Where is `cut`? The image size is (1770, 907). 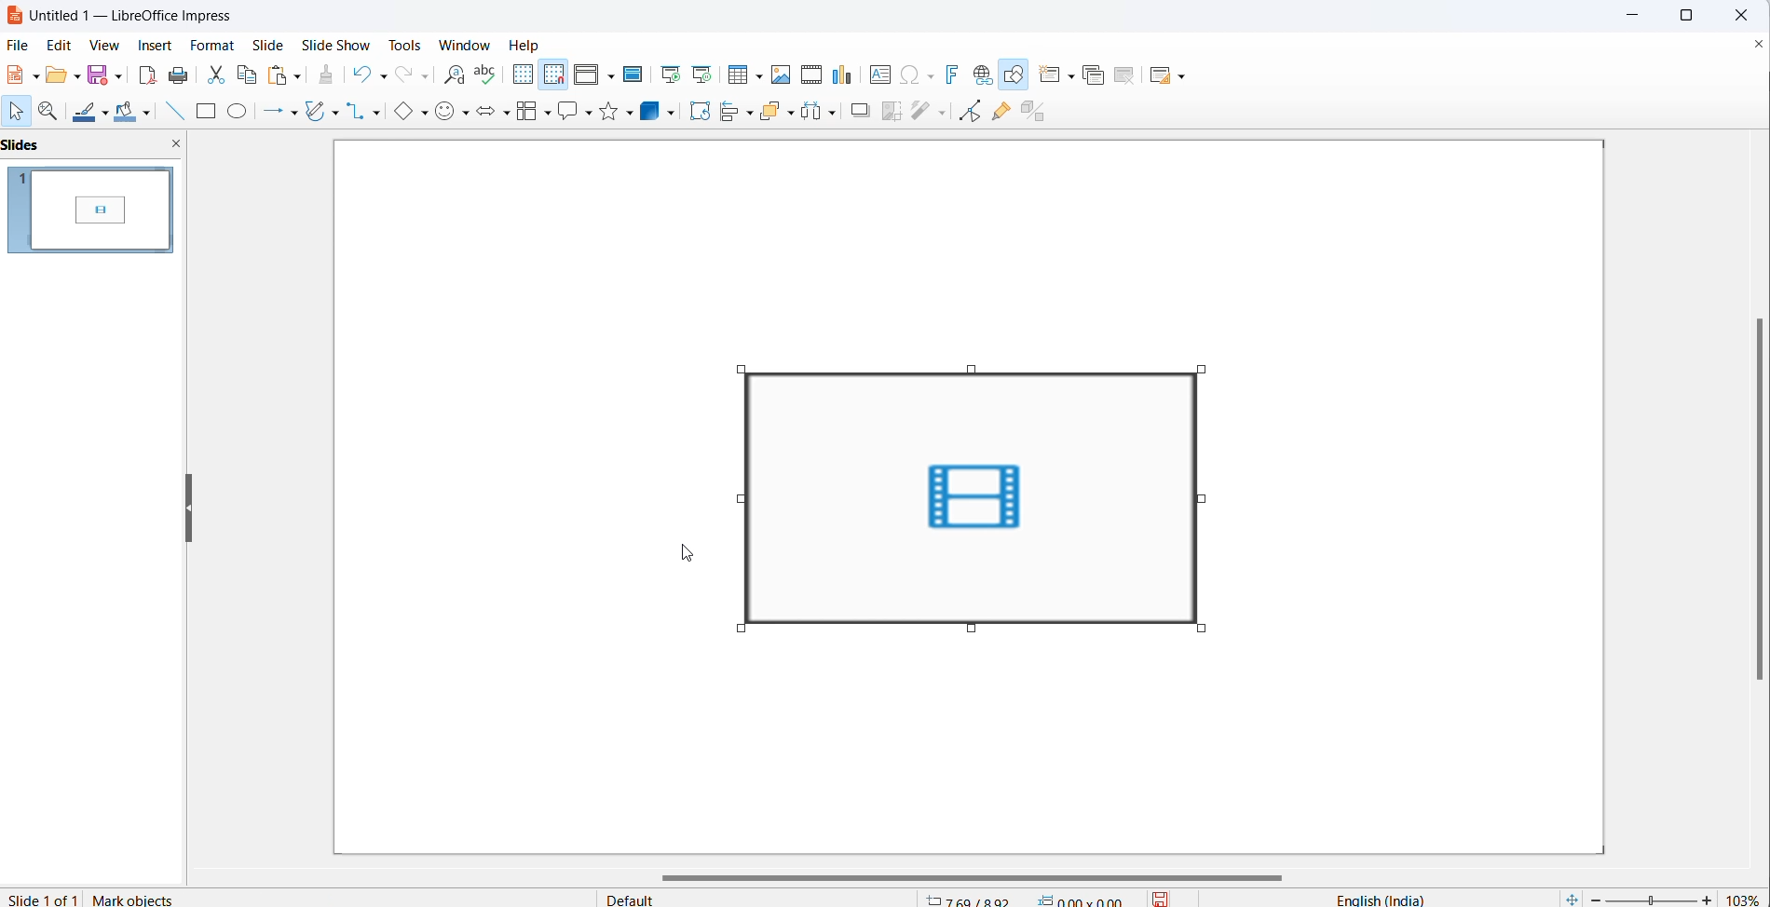
cut is located at coordinates (211, 75).